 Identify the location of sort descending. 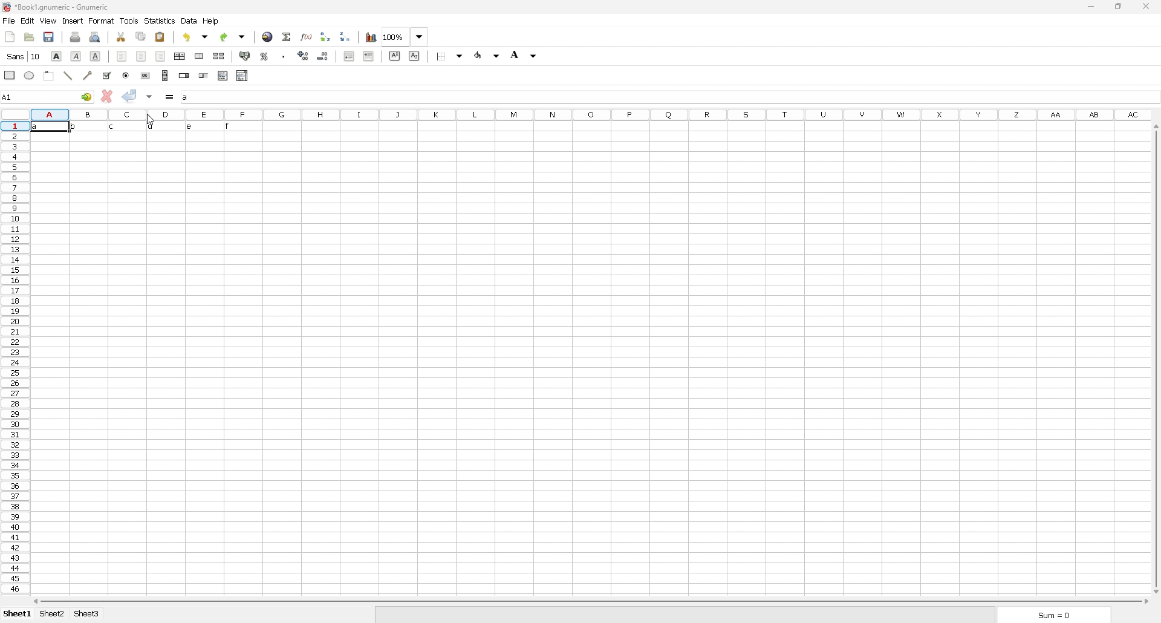
(345, 36).